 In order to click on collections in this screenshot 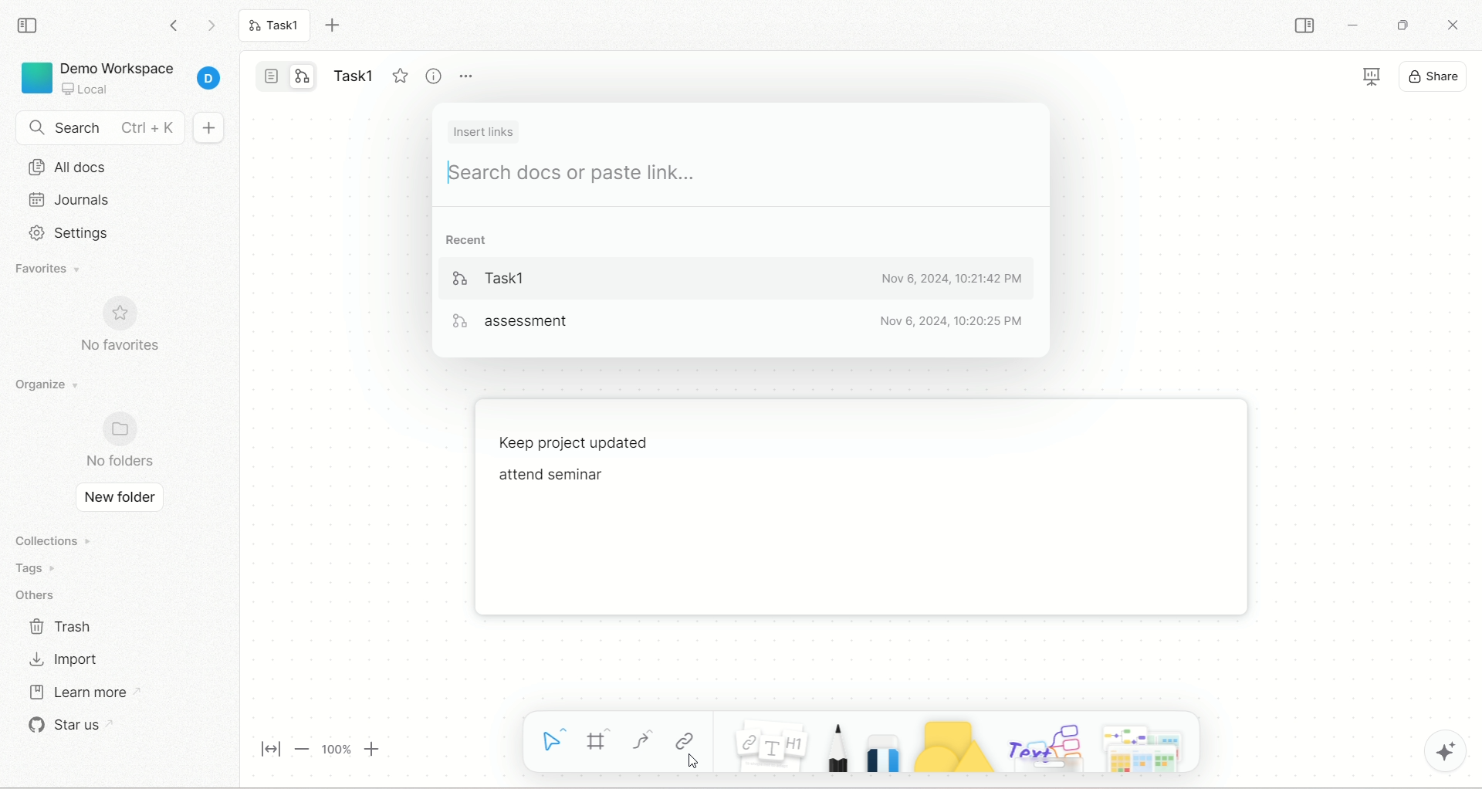, I will do `click(57, 540)`.